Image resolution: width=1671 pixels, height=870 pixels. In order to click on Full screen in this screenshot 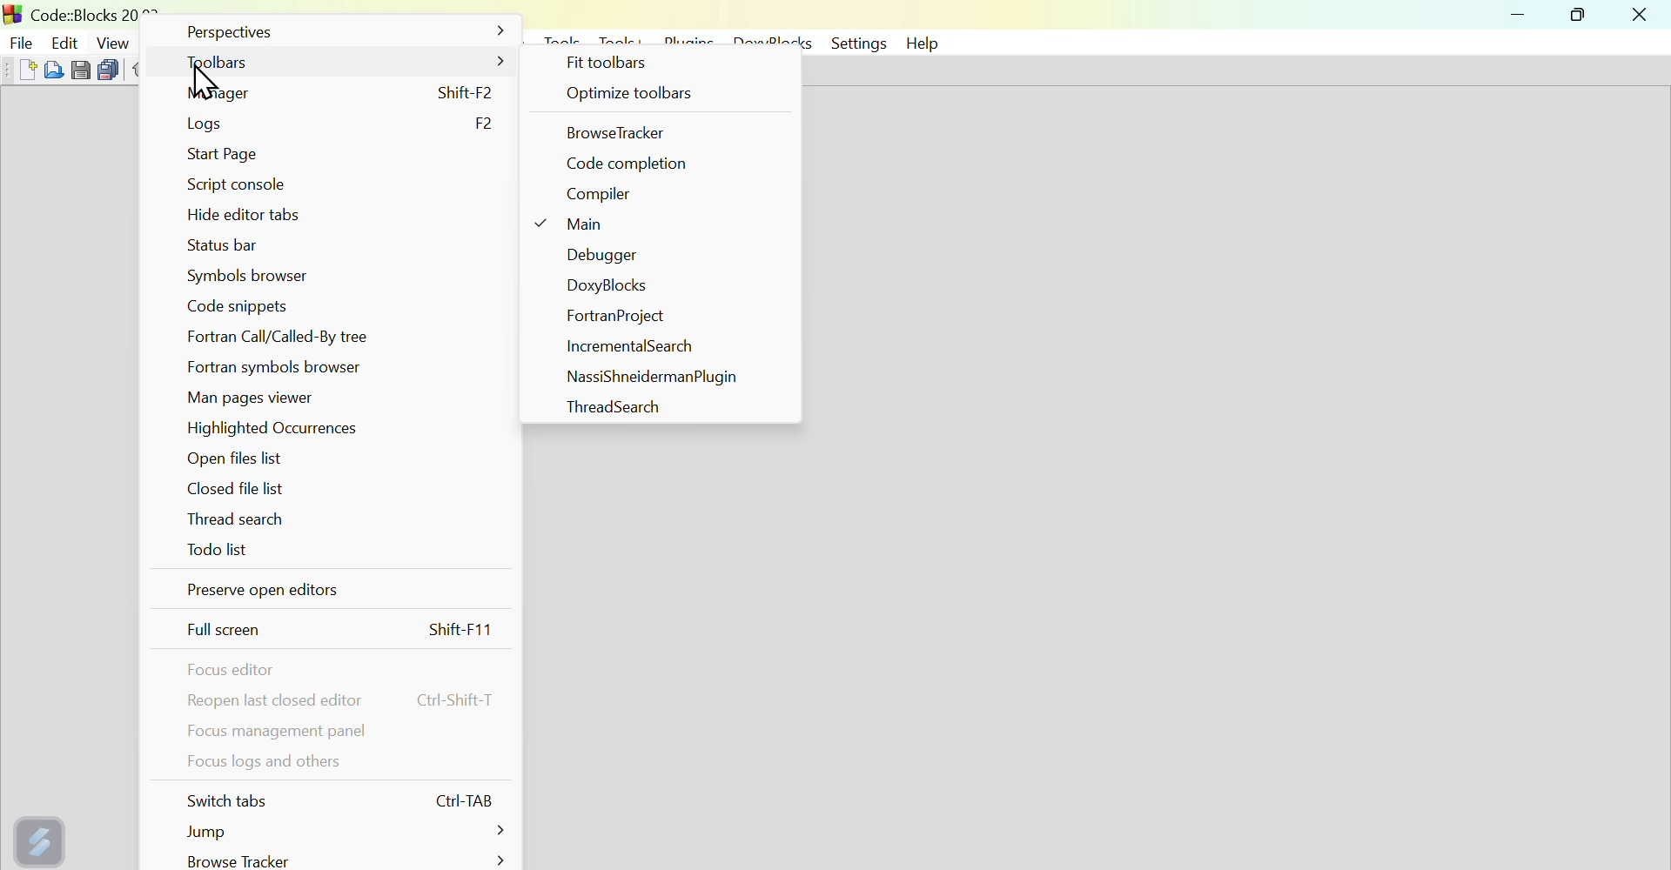, I will do `click(343, 632)`.